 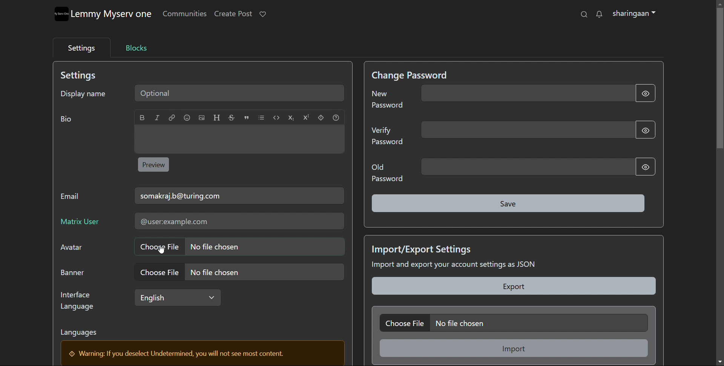 I want to click on scrollbar, so click(x=720, y=181).